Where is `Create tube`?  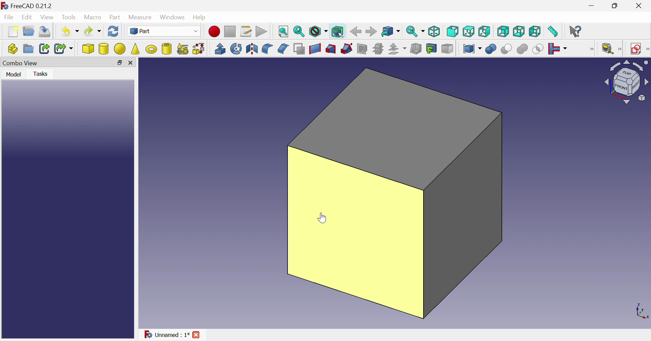
Create tube is located at coordinates (166, 48).